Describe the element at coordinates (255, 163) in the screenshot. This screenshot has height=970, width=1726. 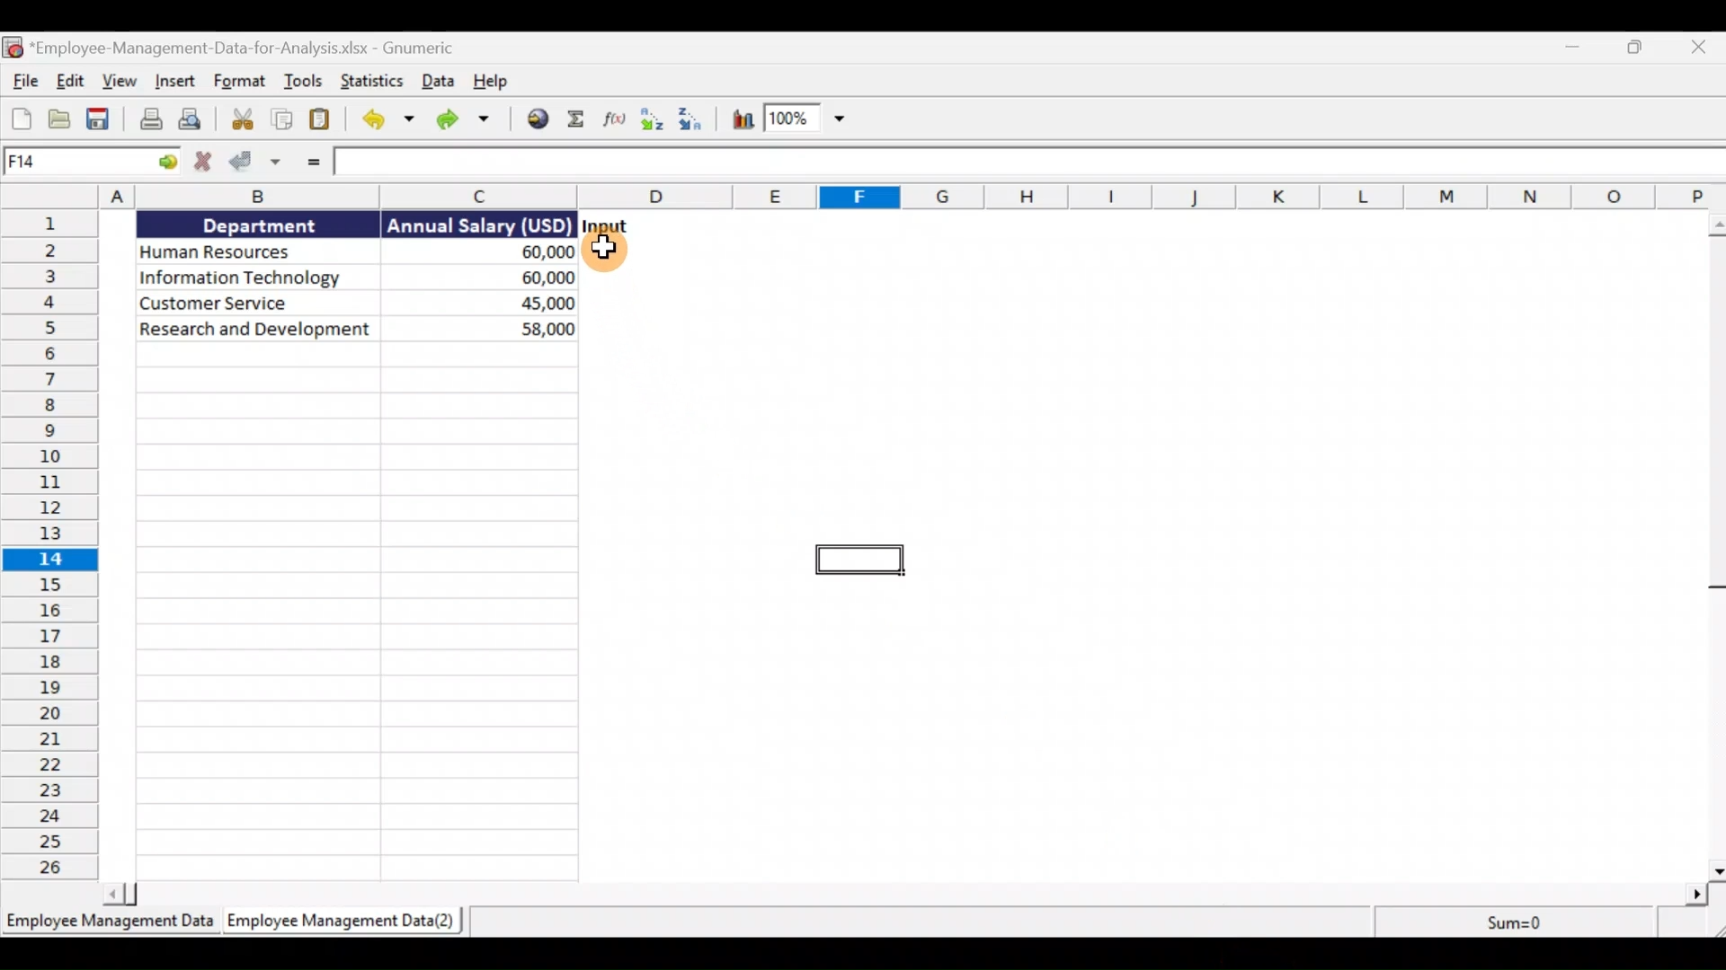
I see `Accept change` at that location.